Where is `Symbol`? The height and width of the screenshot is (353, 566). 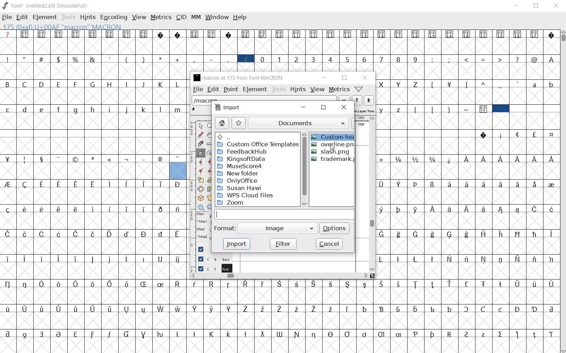
Symbol is located at coordinates (280, 34).